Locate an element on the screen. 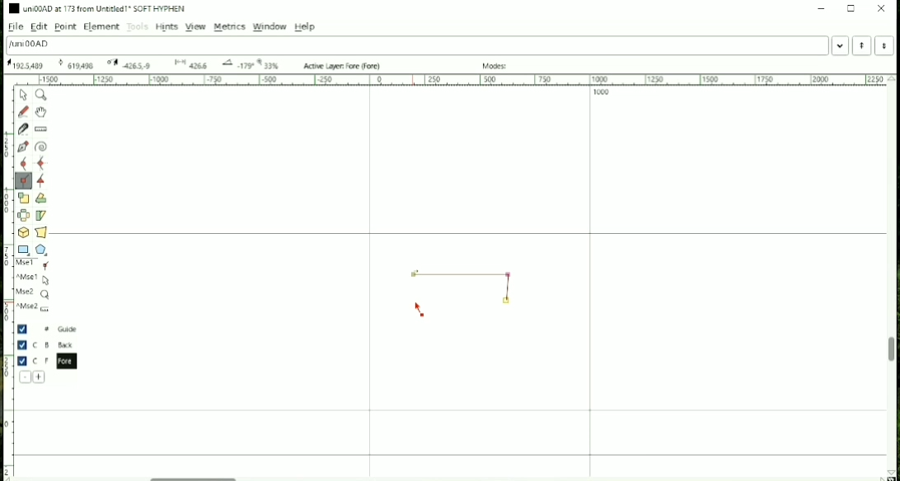  Rotate the selection in 3D and project back to plane is located at coordinates (23, 232).